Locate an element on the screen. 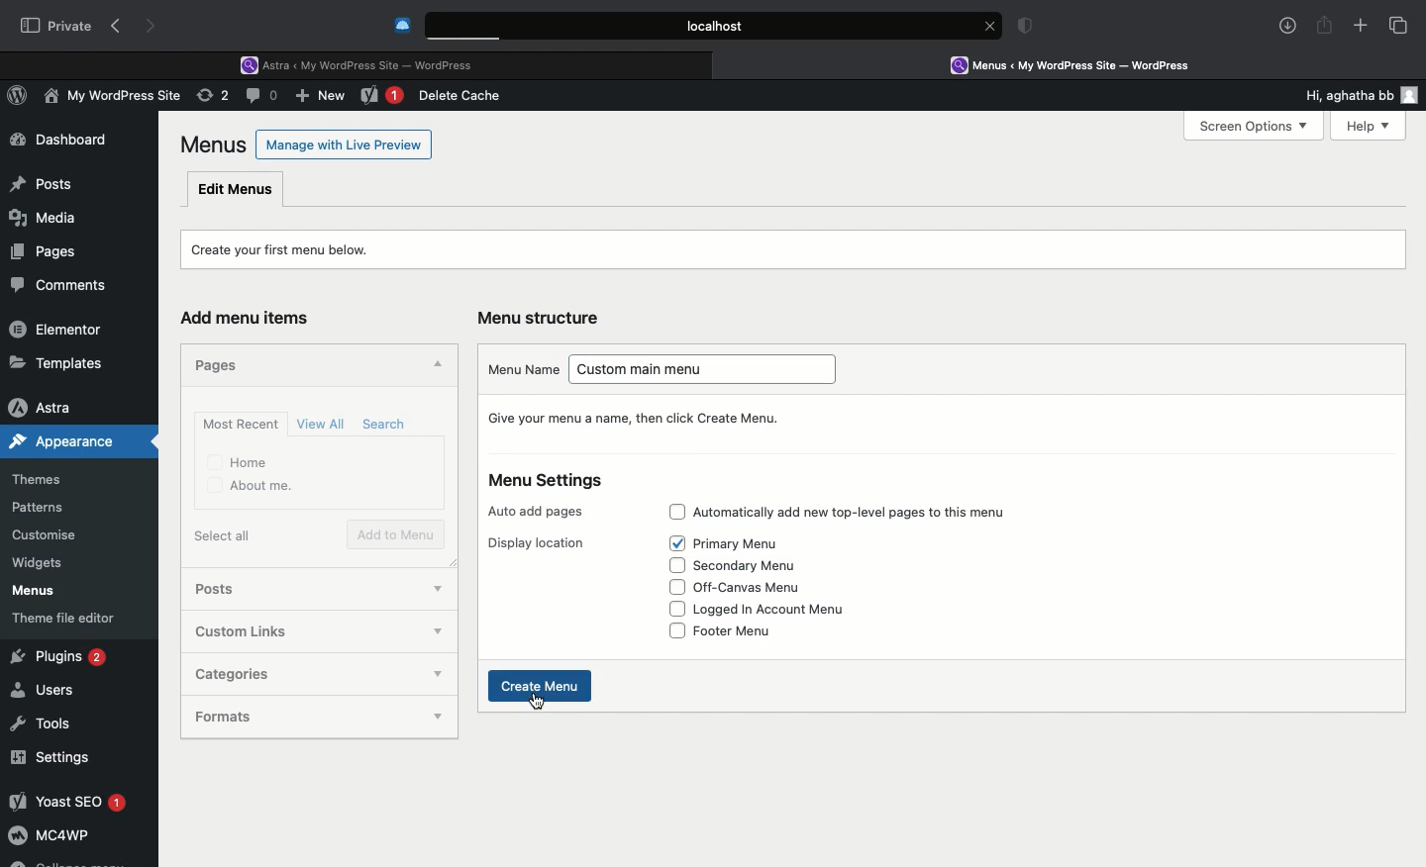  Comment (0) is located at coordinates (264, 95).